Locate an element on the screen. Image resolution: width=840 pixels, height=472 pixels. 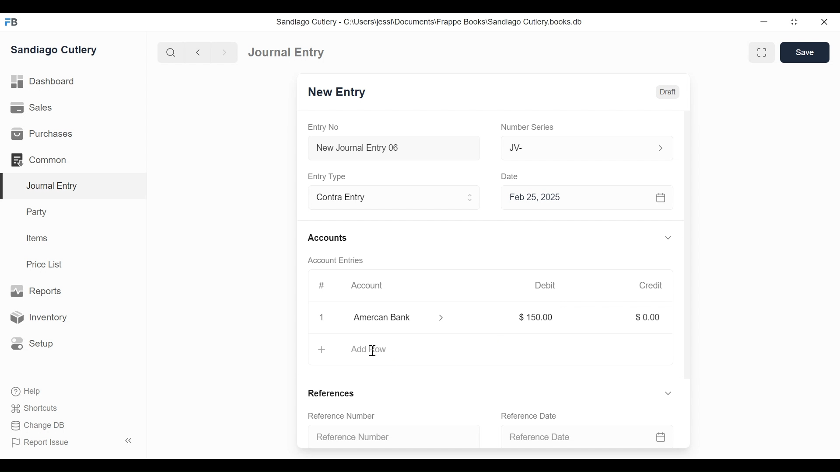
Entry Type is located at coordinates (328, 177).